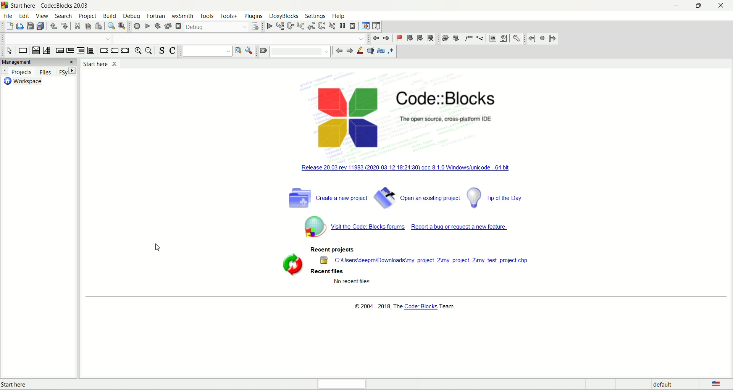 This screenshot has width=733, height=390. I want to click on zoom out, so click(150, 51).